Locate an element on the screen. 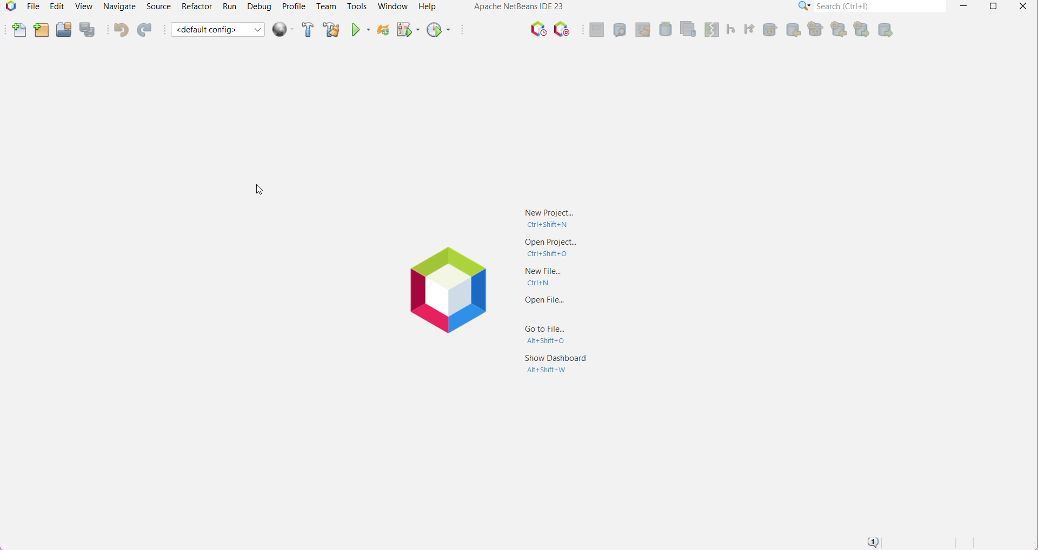 This screenshot has height=550, width=1038. Navigate is located at coordinates (121, 6).